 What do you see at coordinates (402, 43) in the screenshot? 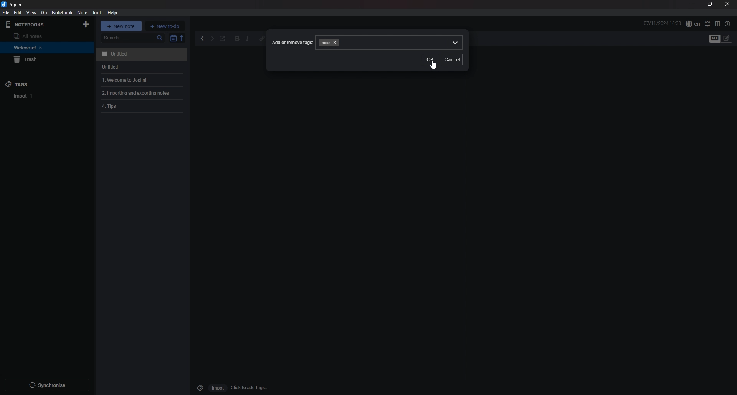
I see `input box` at bounding box center [402, 43].